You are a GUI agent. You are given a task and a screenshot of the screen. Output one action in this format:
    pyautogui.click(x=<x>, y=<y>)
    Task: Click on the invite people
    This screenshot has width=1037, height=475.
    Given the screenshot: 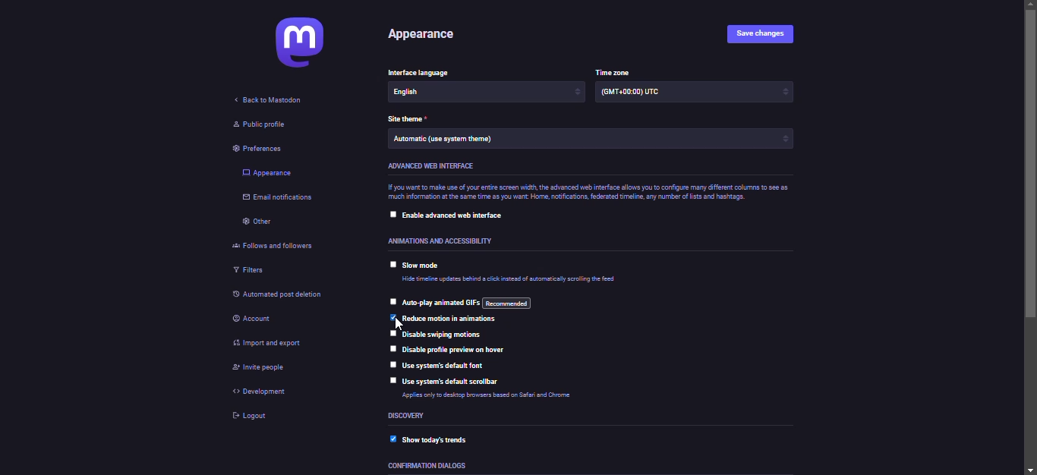 What is the action you would take?
    pyautogui.click(x=255, y=370)
    